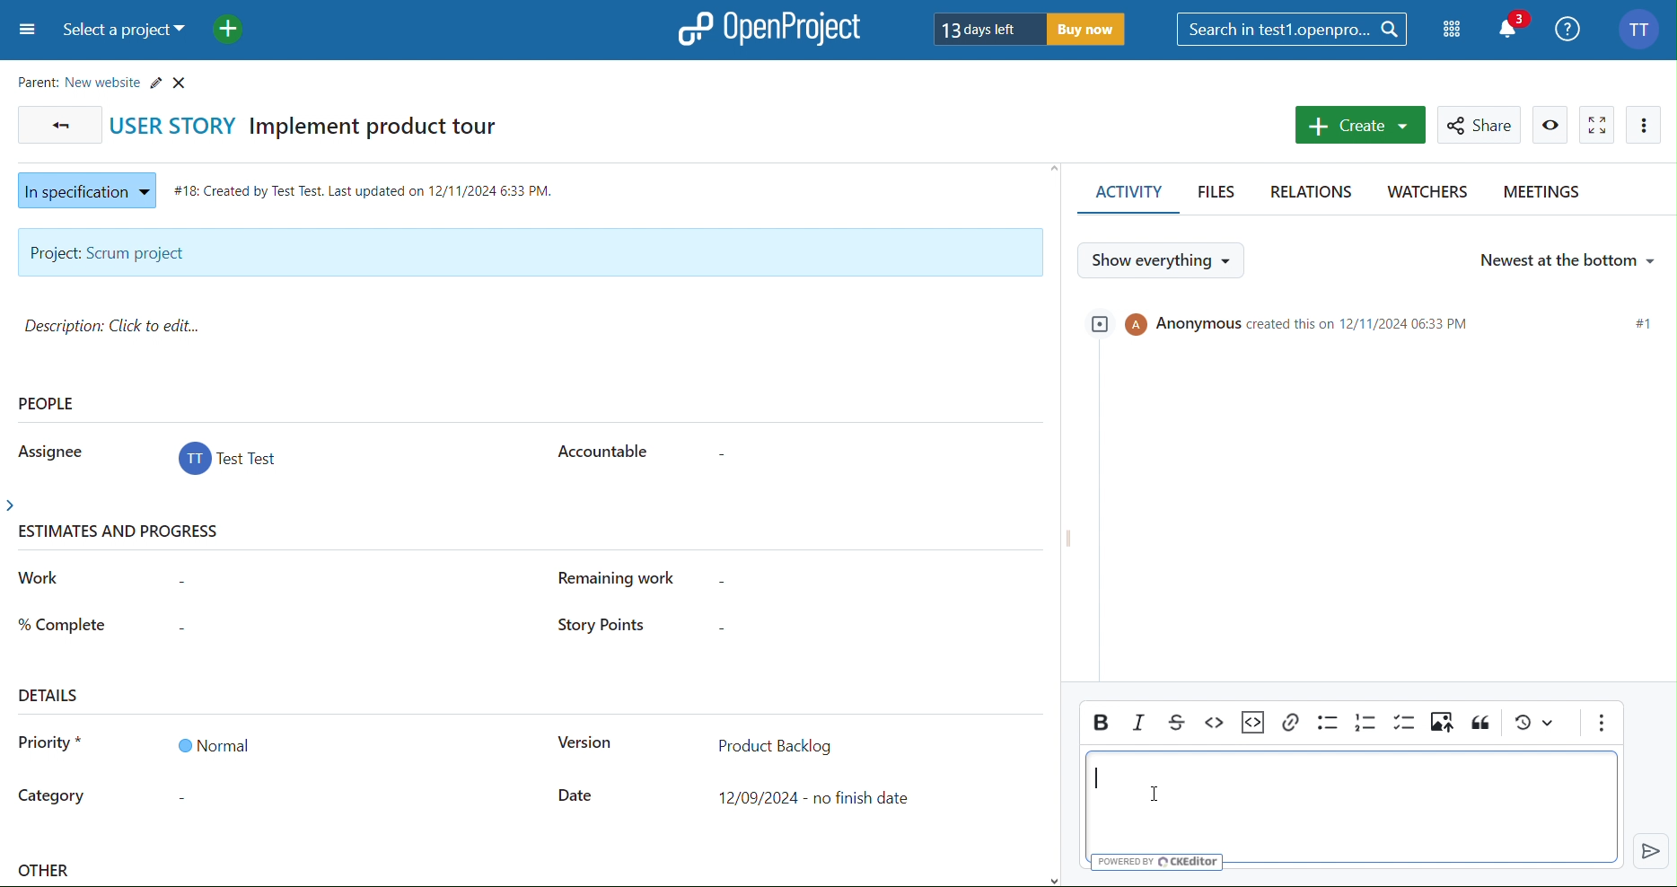 The height and width of the screenshot is (887, 1677). What do you see at coordinates (213, 745) in the screenshot?
I see `Normal` at bounding box center [213, 745].